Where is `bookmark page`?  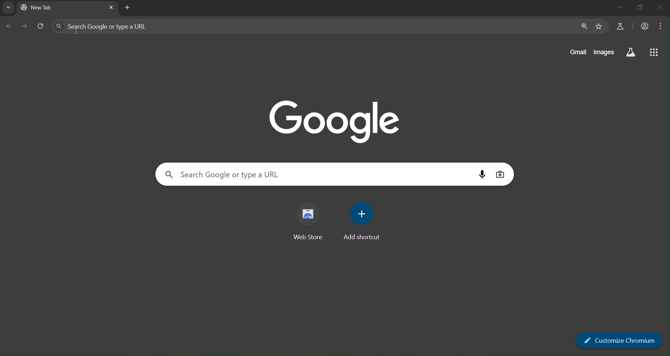
bookmark page is located at coordinates (599, 26).